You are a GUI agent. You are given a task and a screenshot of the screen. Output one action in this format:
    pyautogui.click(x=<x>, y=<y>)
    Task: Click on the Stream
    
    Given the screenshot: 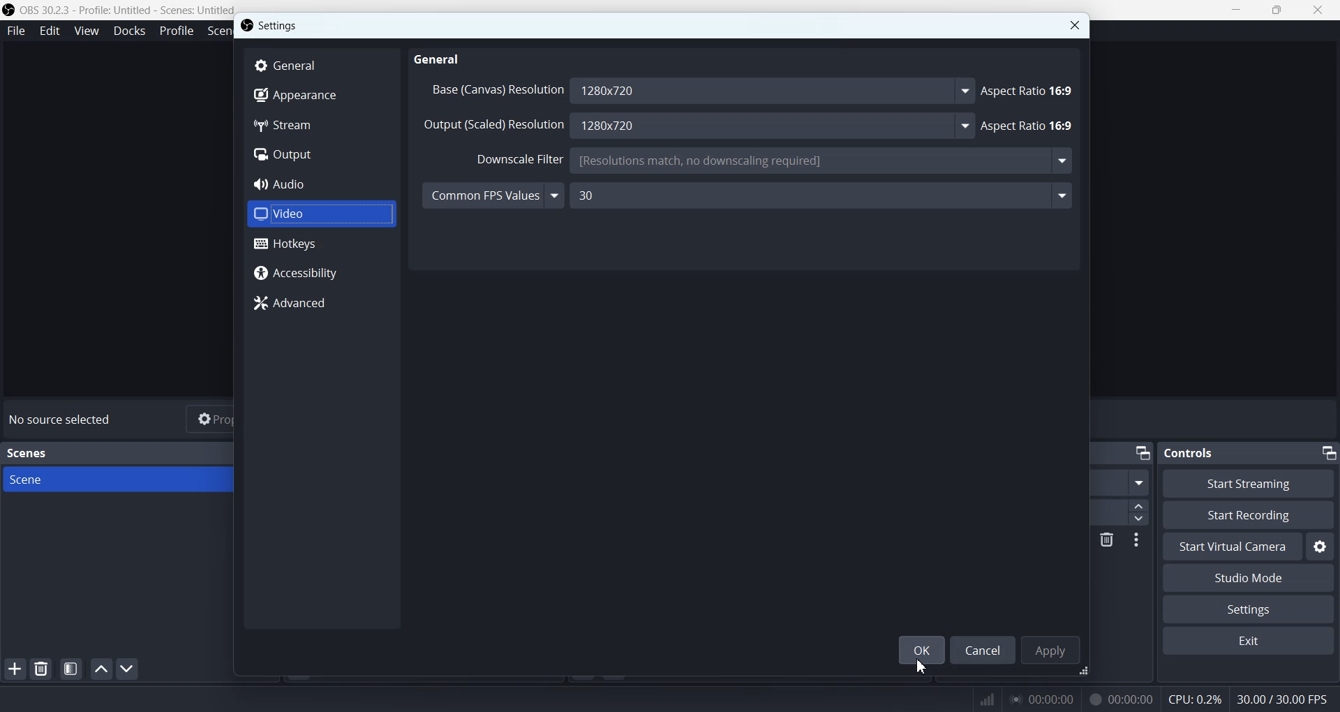 What is the action you would take?
    pyautogui.click(x=320, y=124)
    